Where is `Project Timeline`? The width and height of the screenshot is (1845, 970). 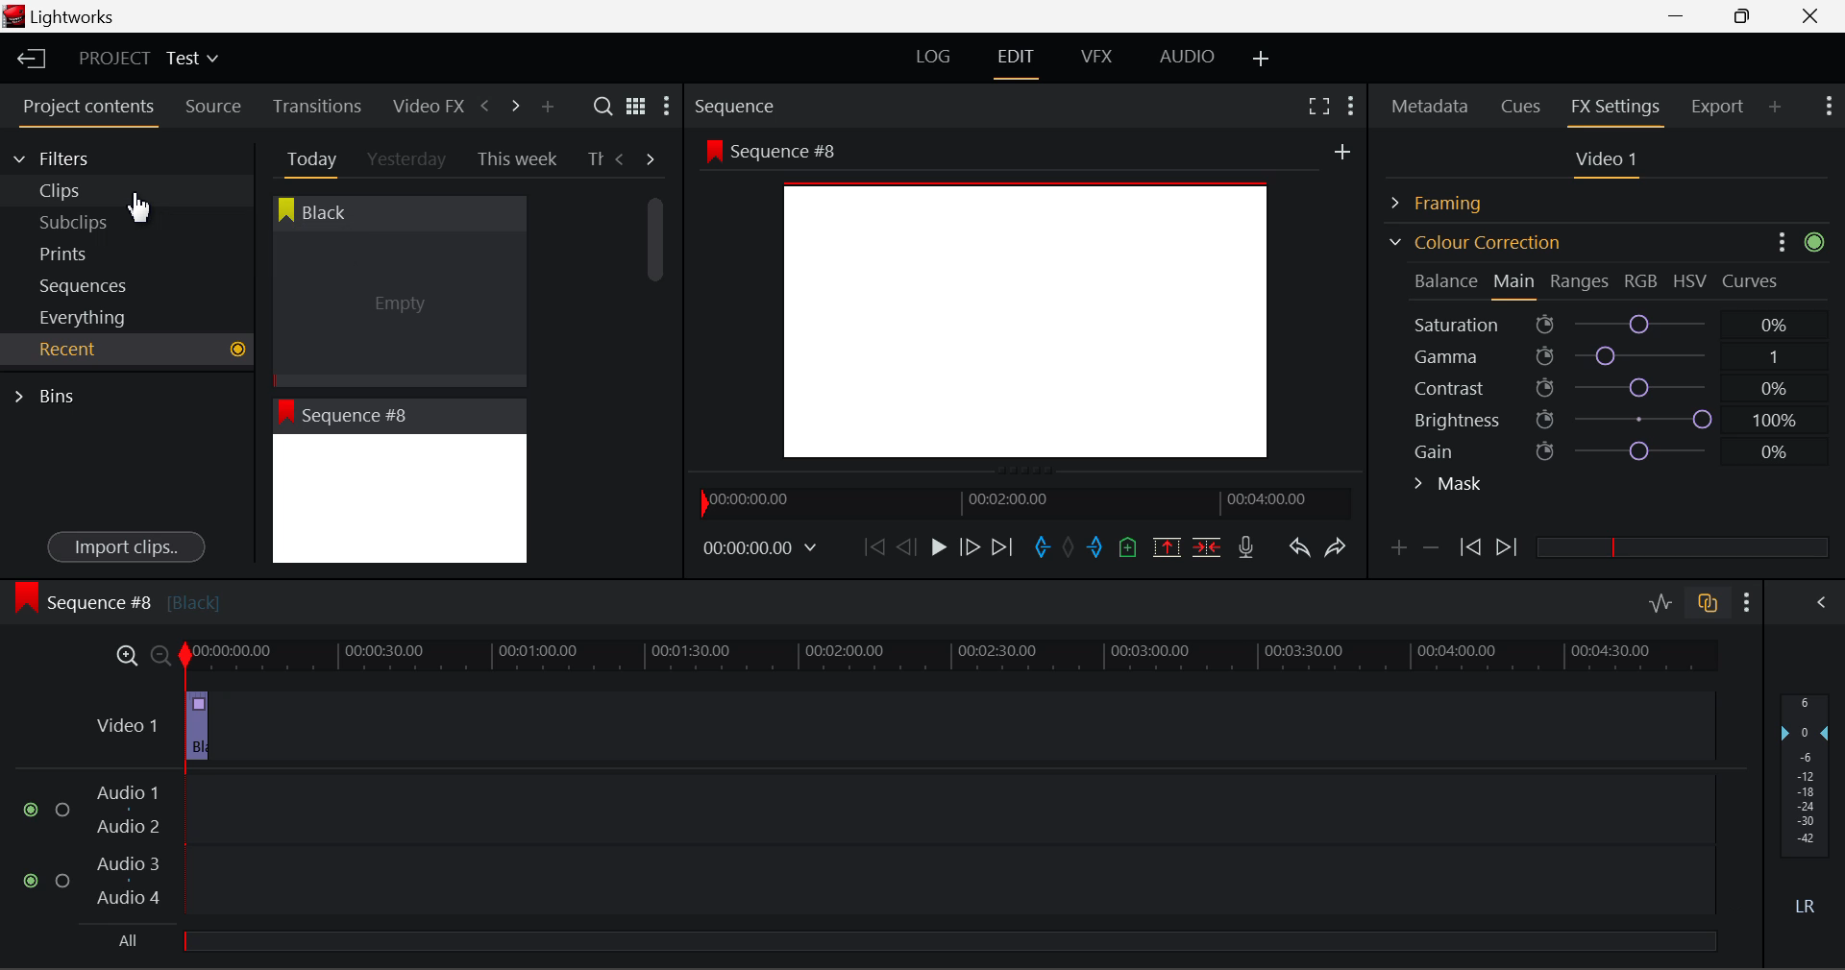
Project Timeline is located at coordinates (951, 657).